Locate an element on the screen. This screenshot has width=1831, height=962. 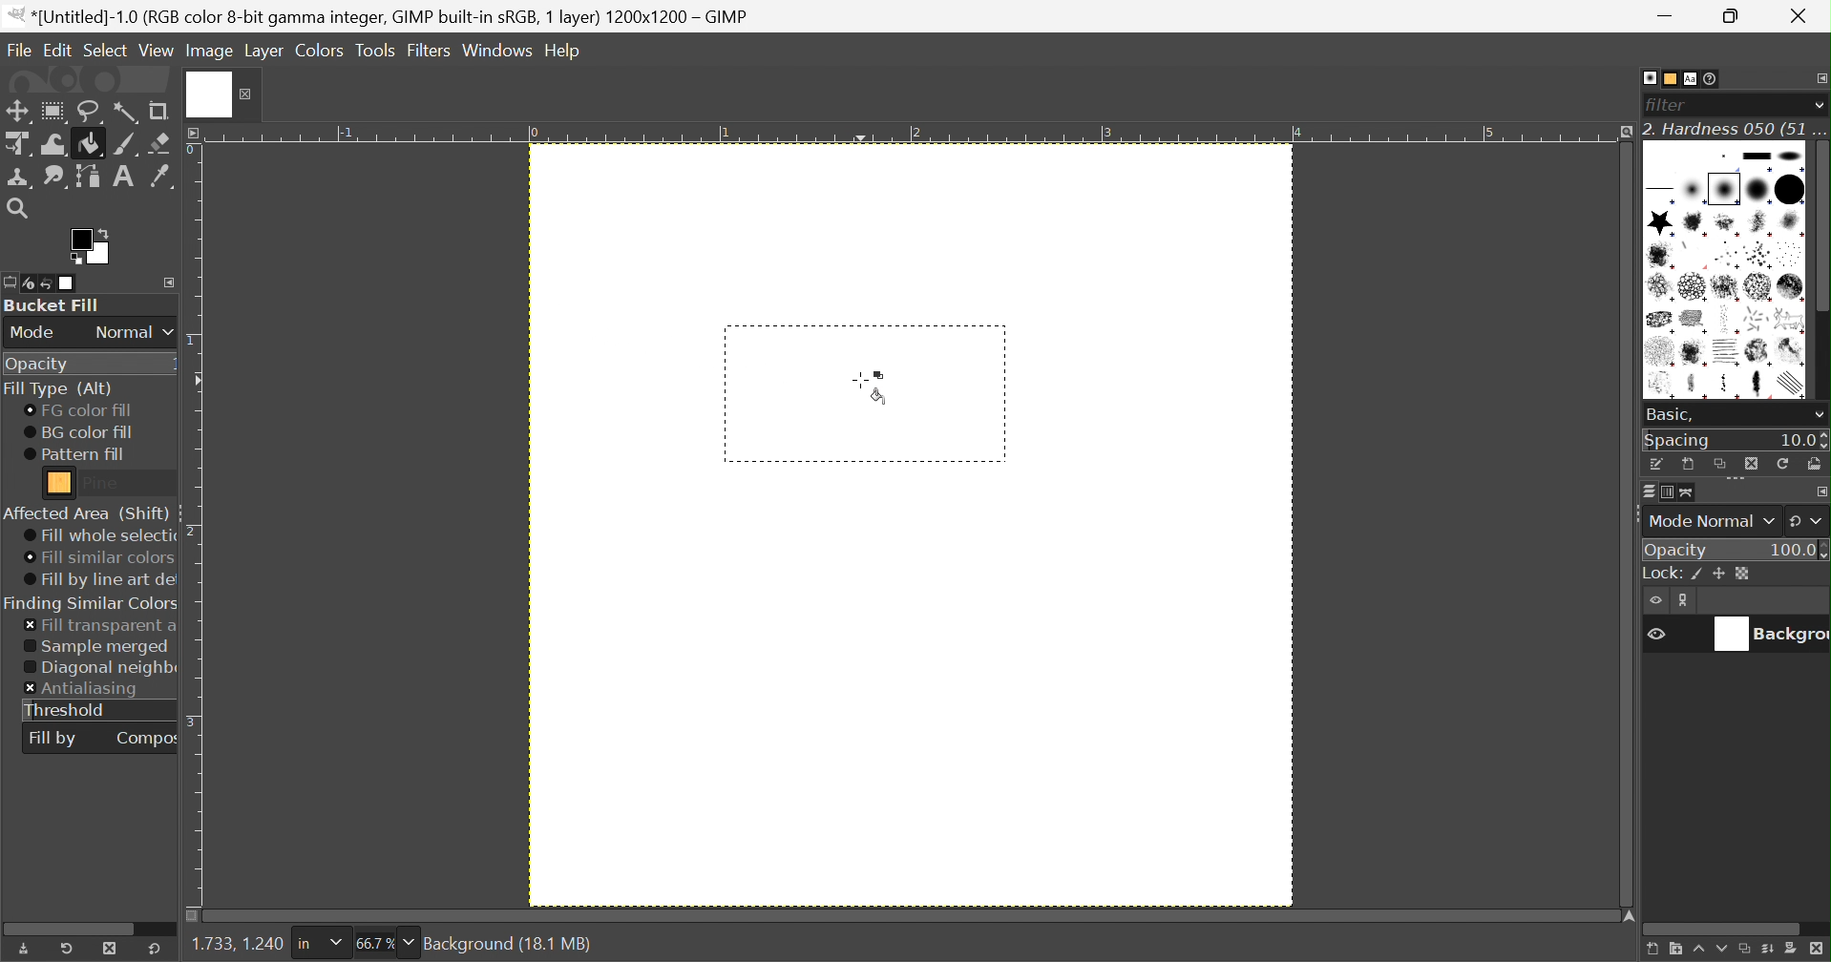
Fill by is located at coordinates (53, 740).